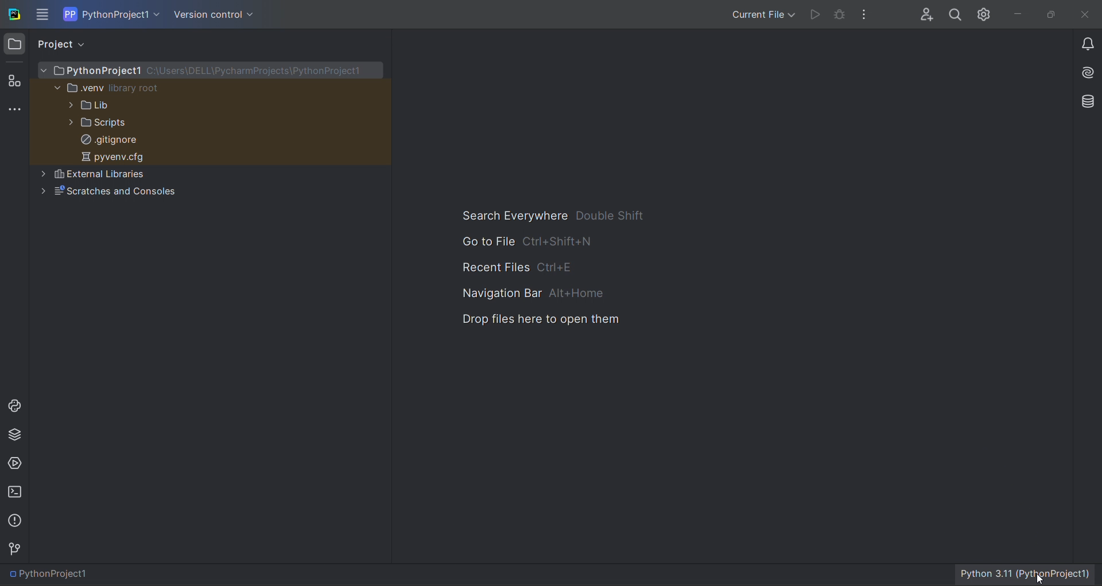 The image size is (1102, 586). I want to click on notifications, so click(1088, 46).